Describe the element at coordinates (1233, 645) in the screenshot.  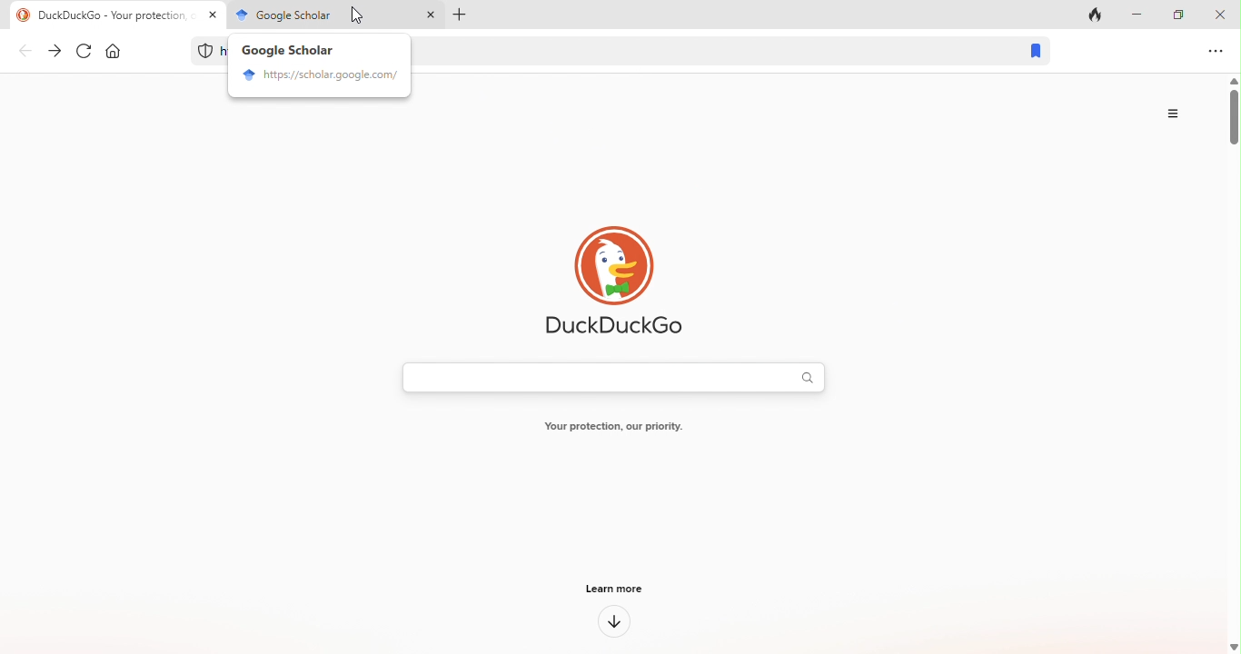
I see `move down` at that location.